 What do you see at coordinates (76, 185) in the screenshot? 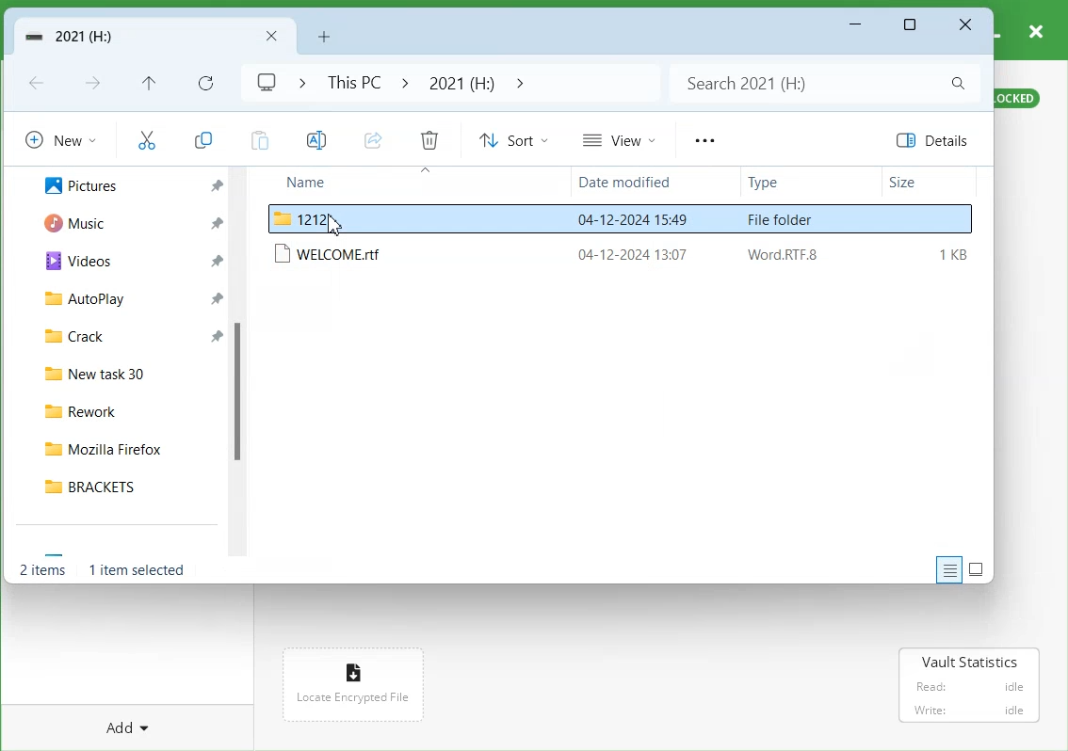
I see `Pictures` at bounding box center [76, 185].